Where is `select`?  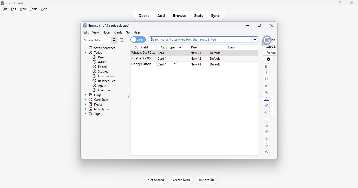
select is located at coordinates (122, 40).